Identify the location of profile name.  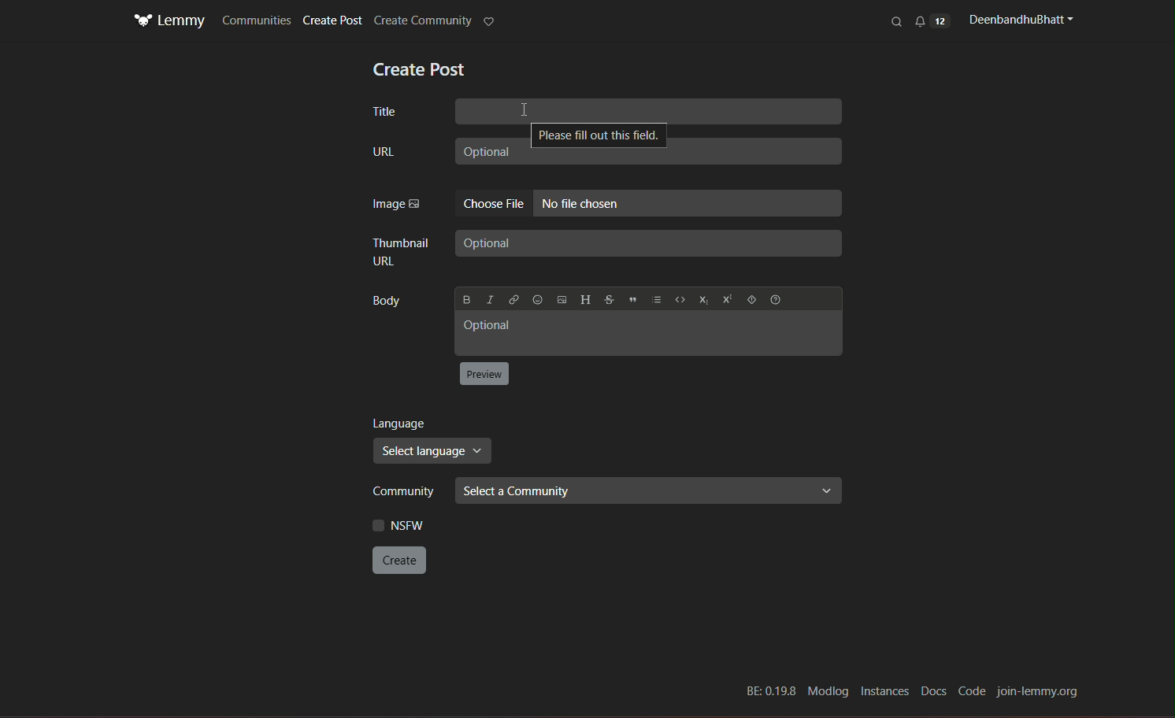
(1018, 20).